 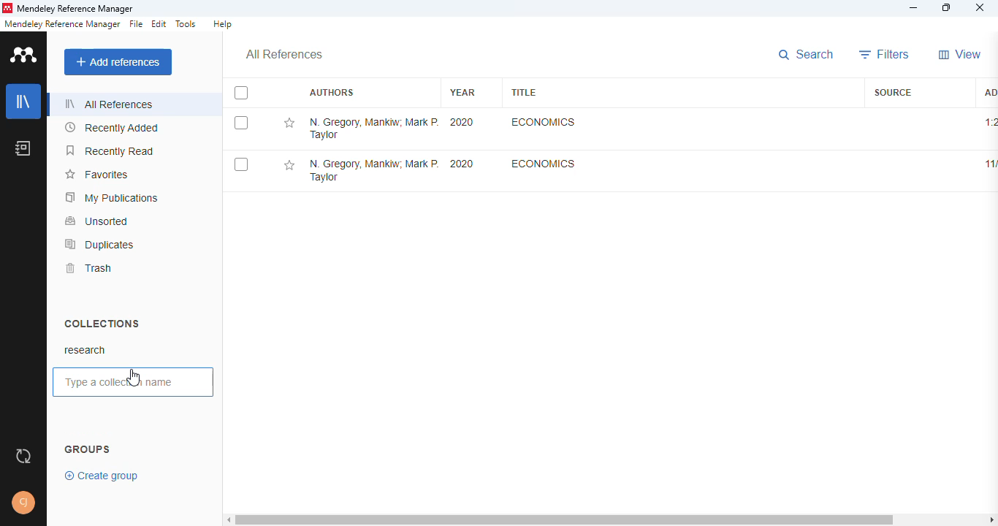 What do you see at coordinates (241, 165) in the screenshot?
I see `select` at bounding box center [241, 165].